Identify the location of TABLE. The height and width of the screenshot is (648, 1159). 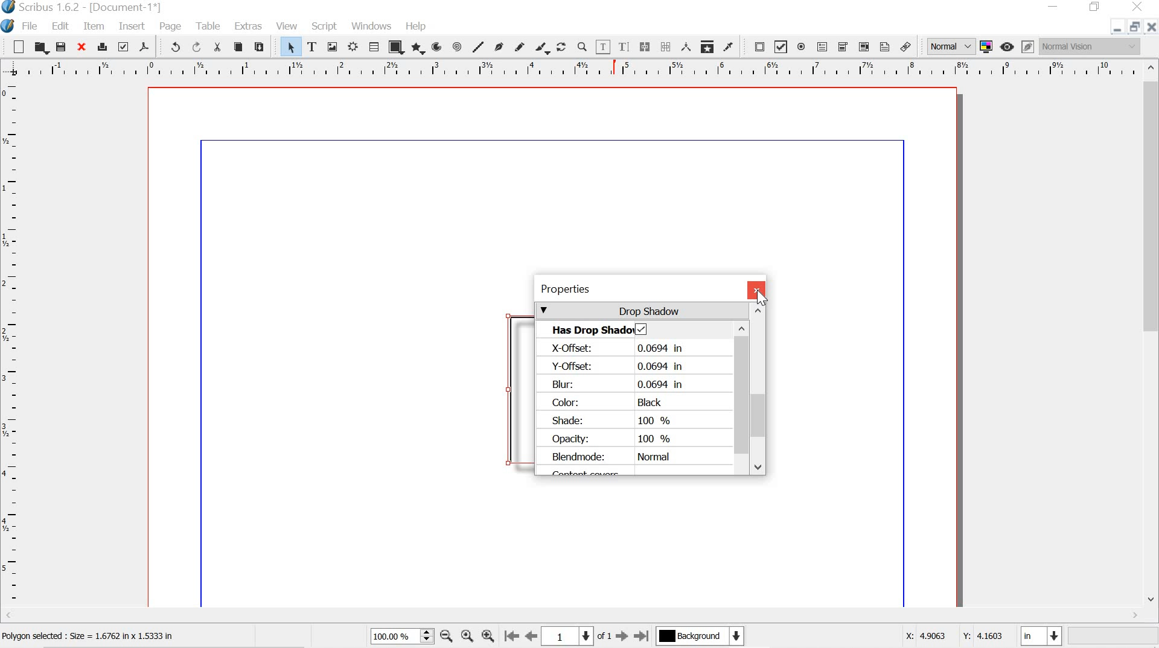
(207, 25).